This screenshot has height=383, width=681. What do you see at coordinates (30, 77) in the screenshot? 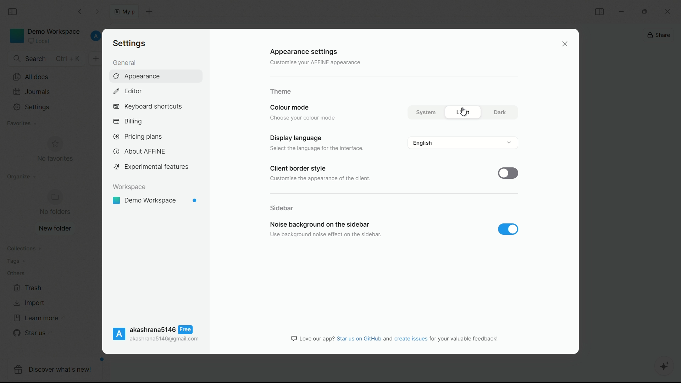
I see `all documents` at bounding box center [30, 77].